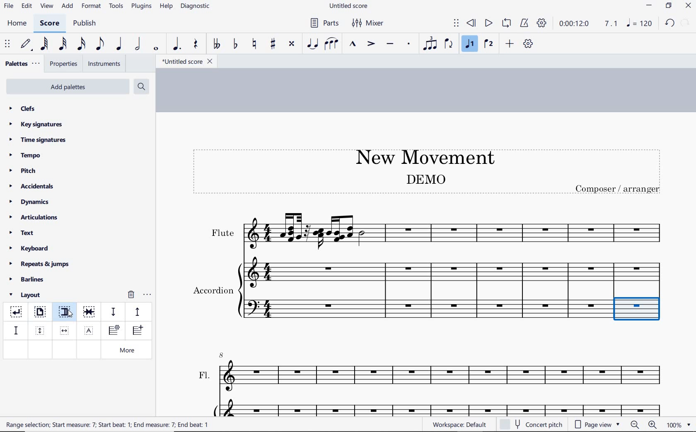  Describe the element at coordinates (332, 44) in the screenshot. I see `slur` at that location.